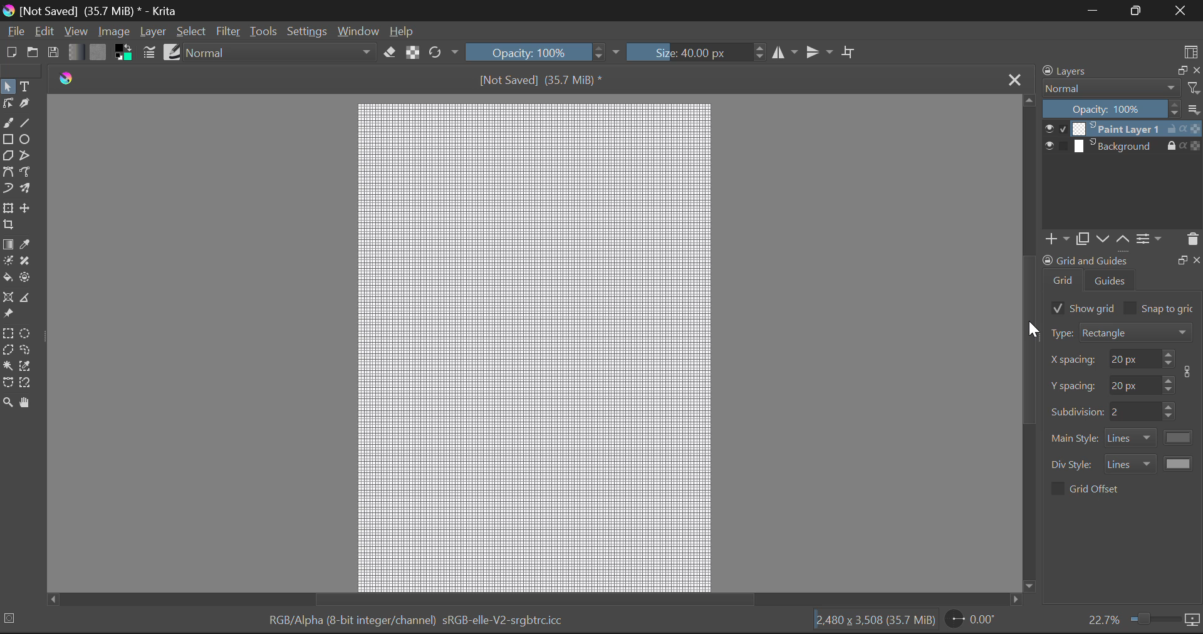  Describe the element at coordinates (1055, 146) in the screenshot. I see `show/hide` at that location.